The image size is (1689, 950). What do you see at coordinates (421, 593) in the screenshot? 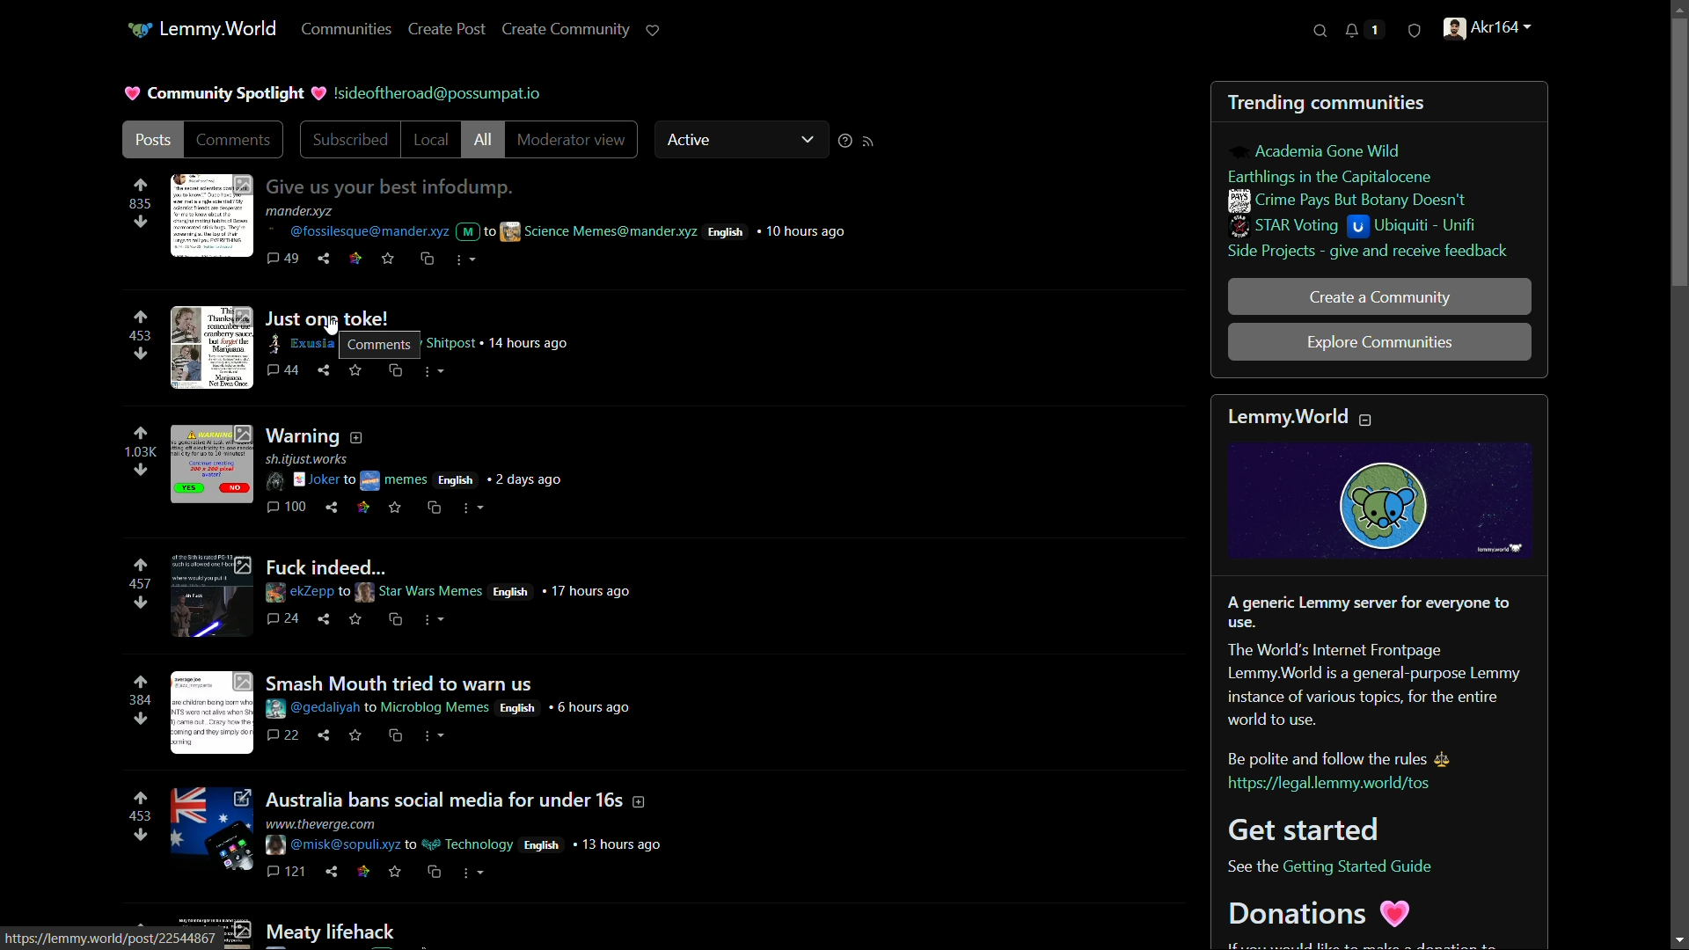
I see `Star wars memes` at bounding box center [421, 593].